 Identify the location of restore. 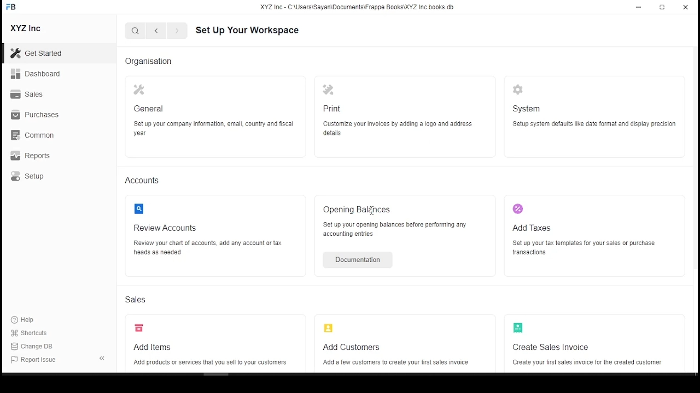
(662, 8).